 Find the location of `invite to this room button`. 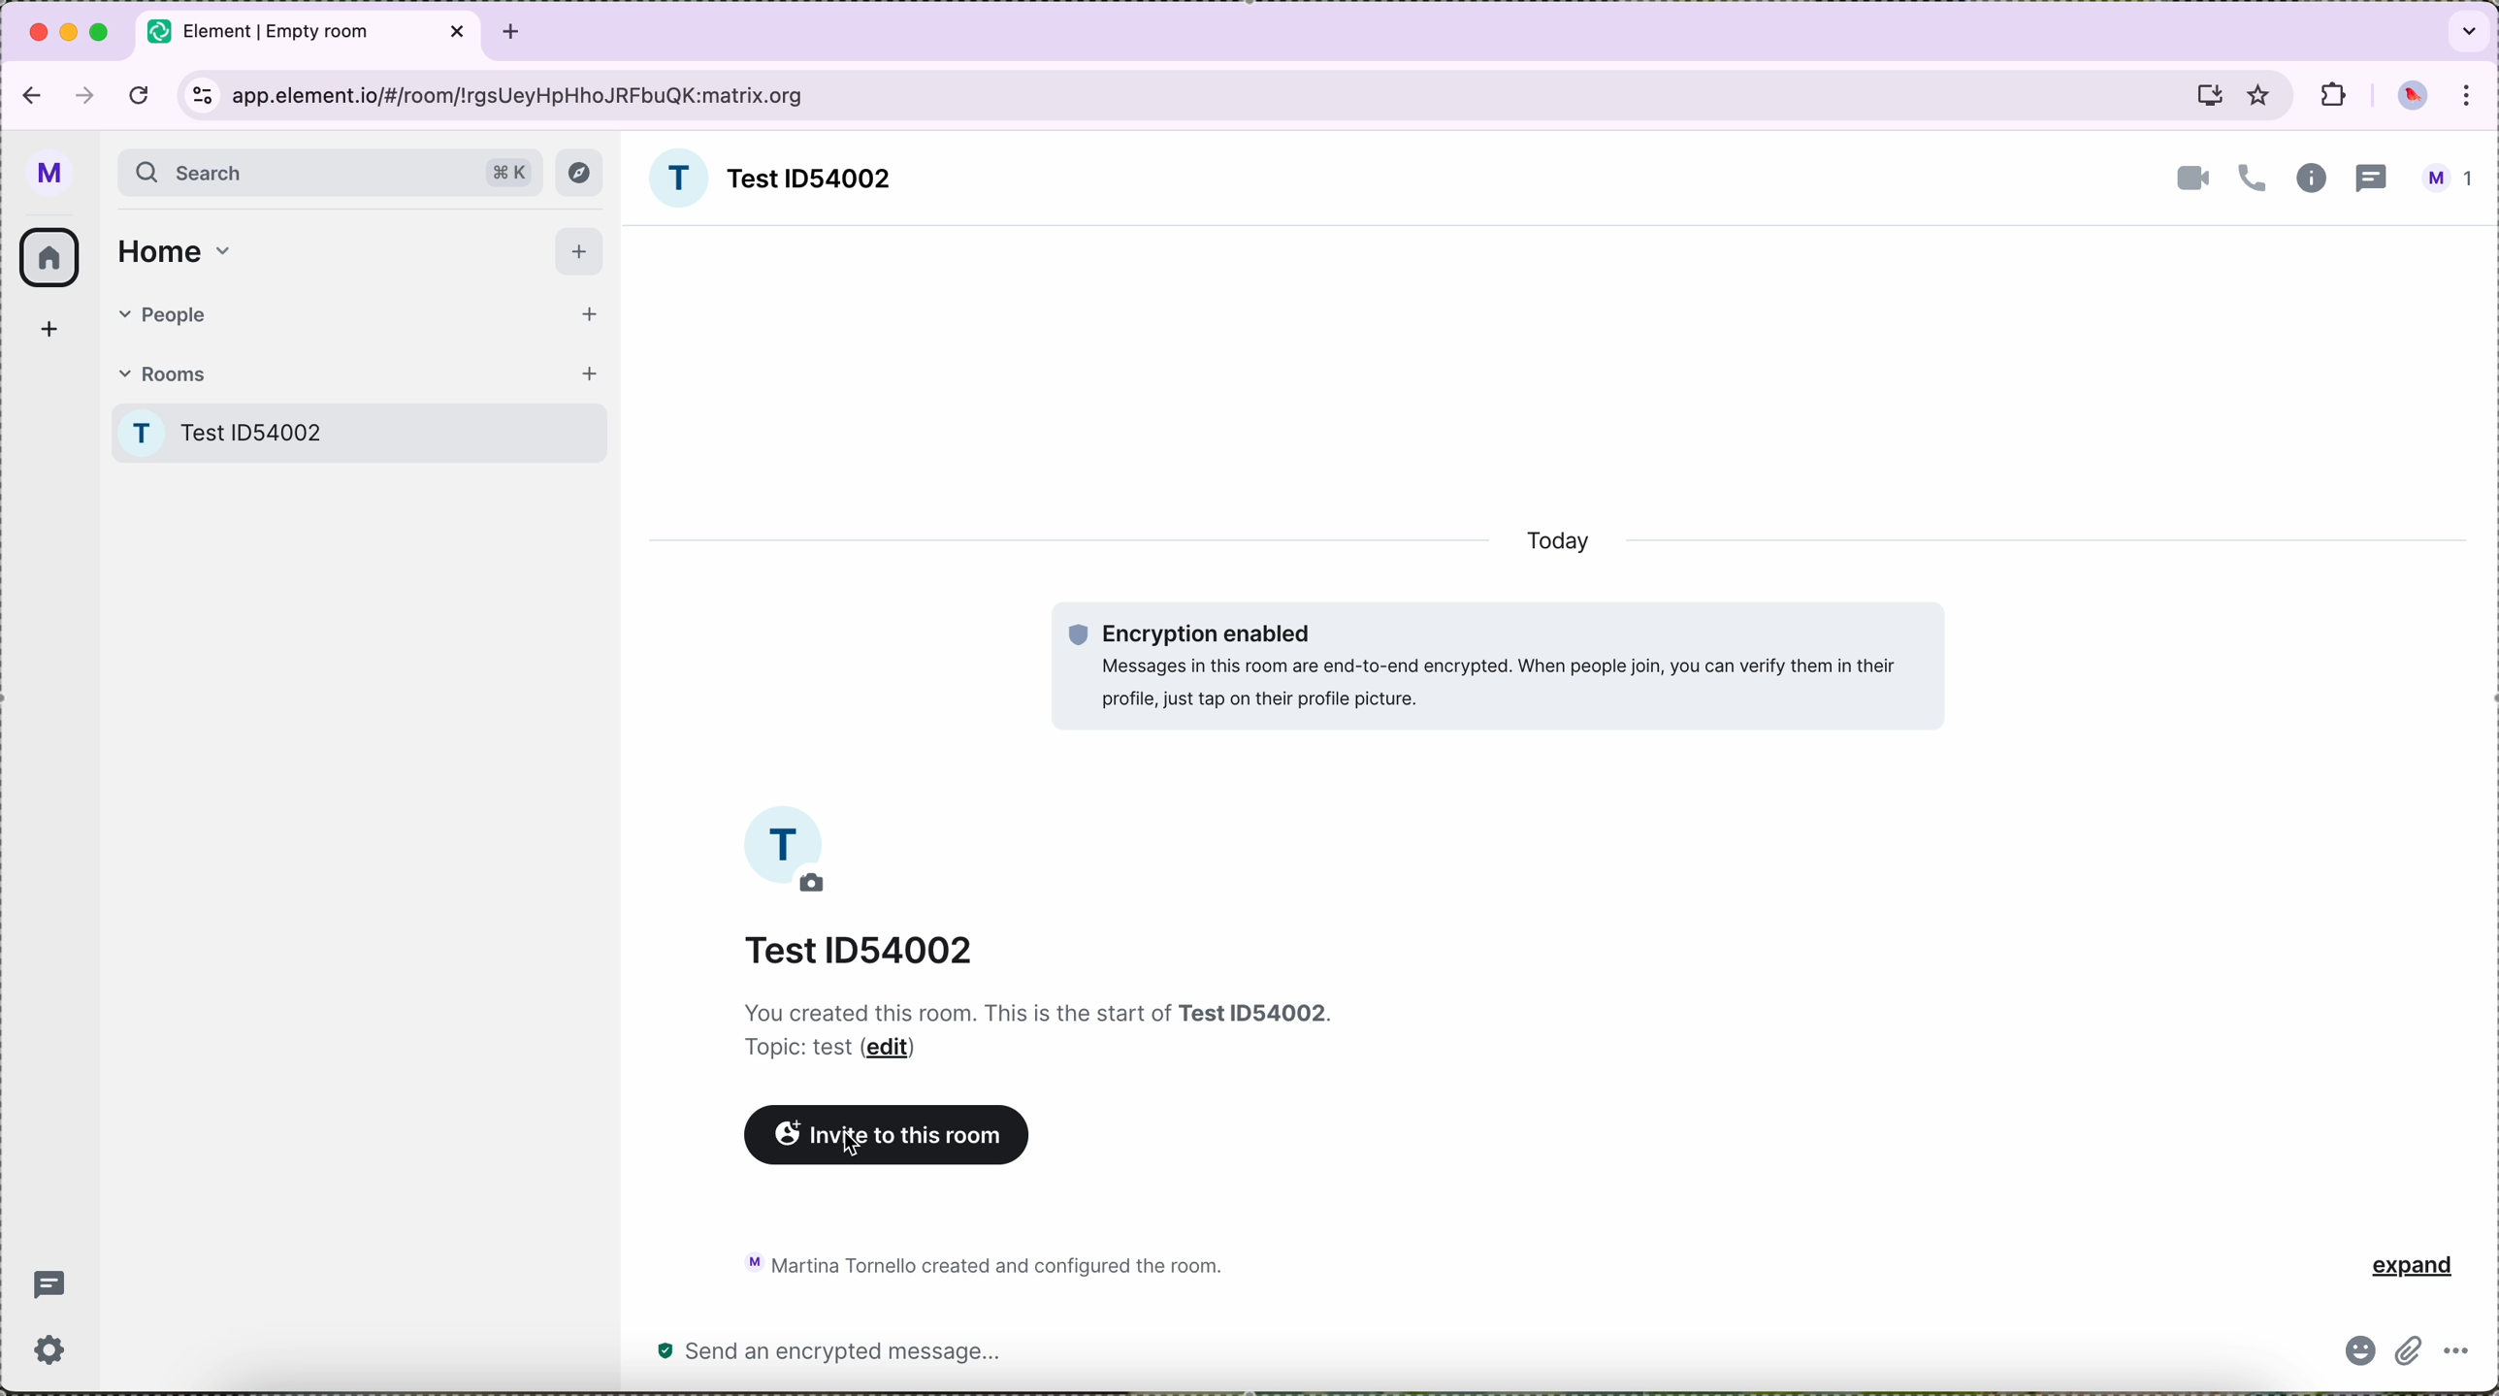

invite to this room button is located at coordinates (887, 1134).